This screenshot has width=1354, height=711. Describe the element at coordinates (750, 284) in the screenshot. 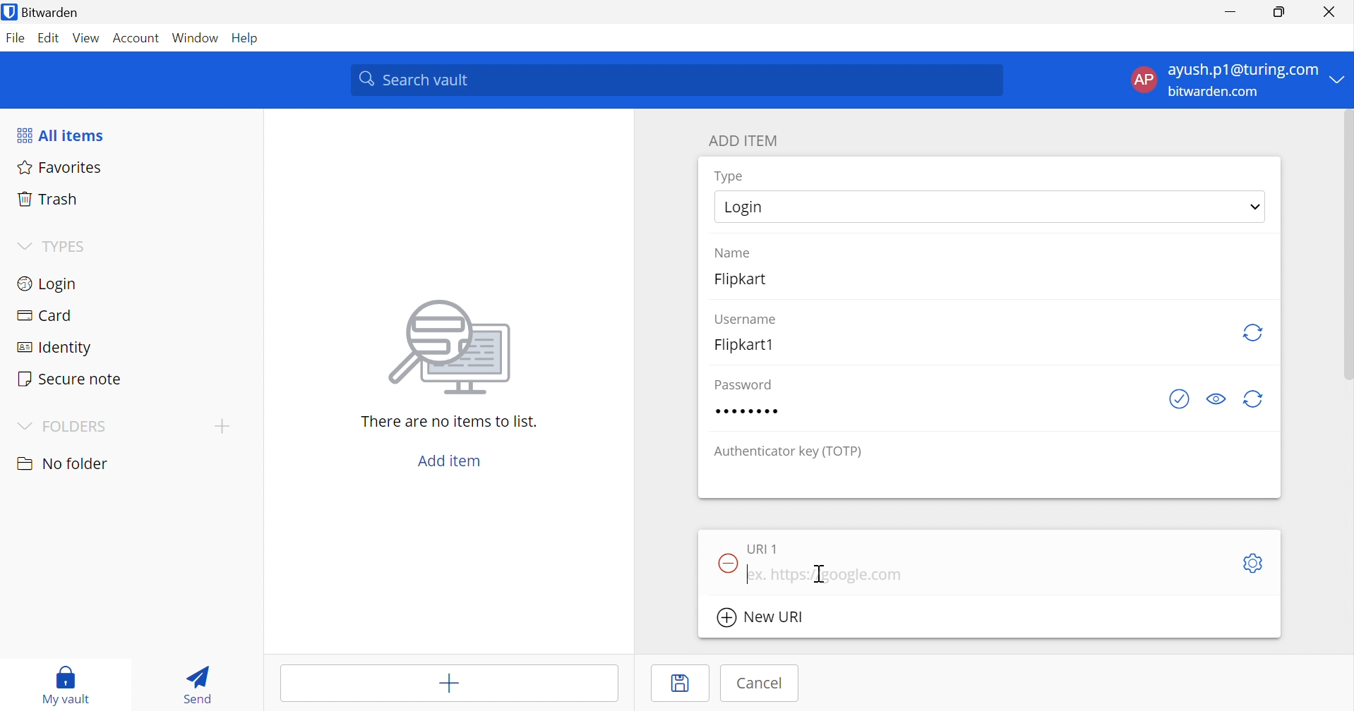

I see `Flipkart` at that location.